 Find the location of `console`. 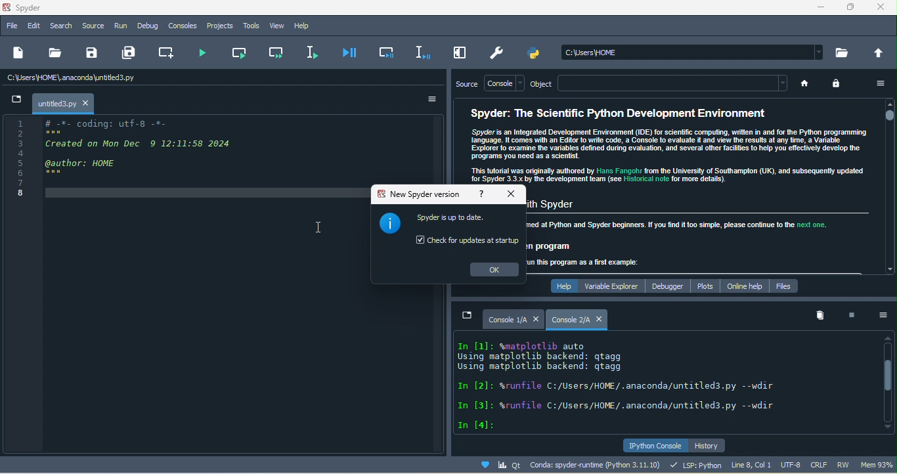

console is located at coordinates (504, 83).